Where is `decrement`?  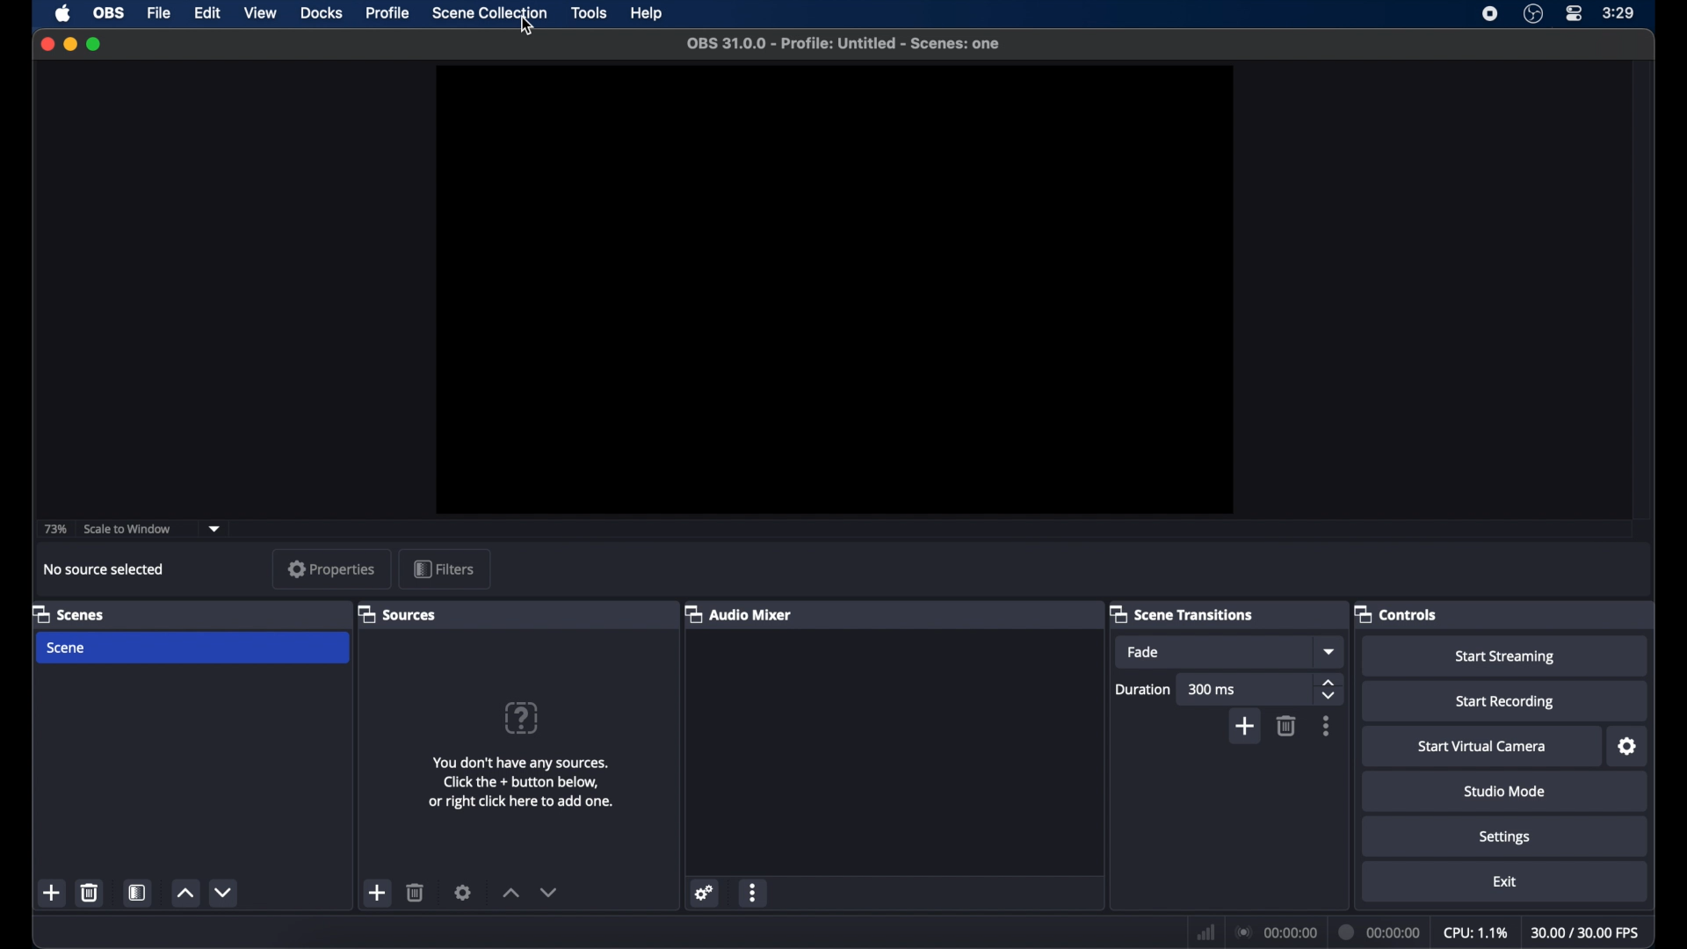 decrement is located at coordinates (225, 892).